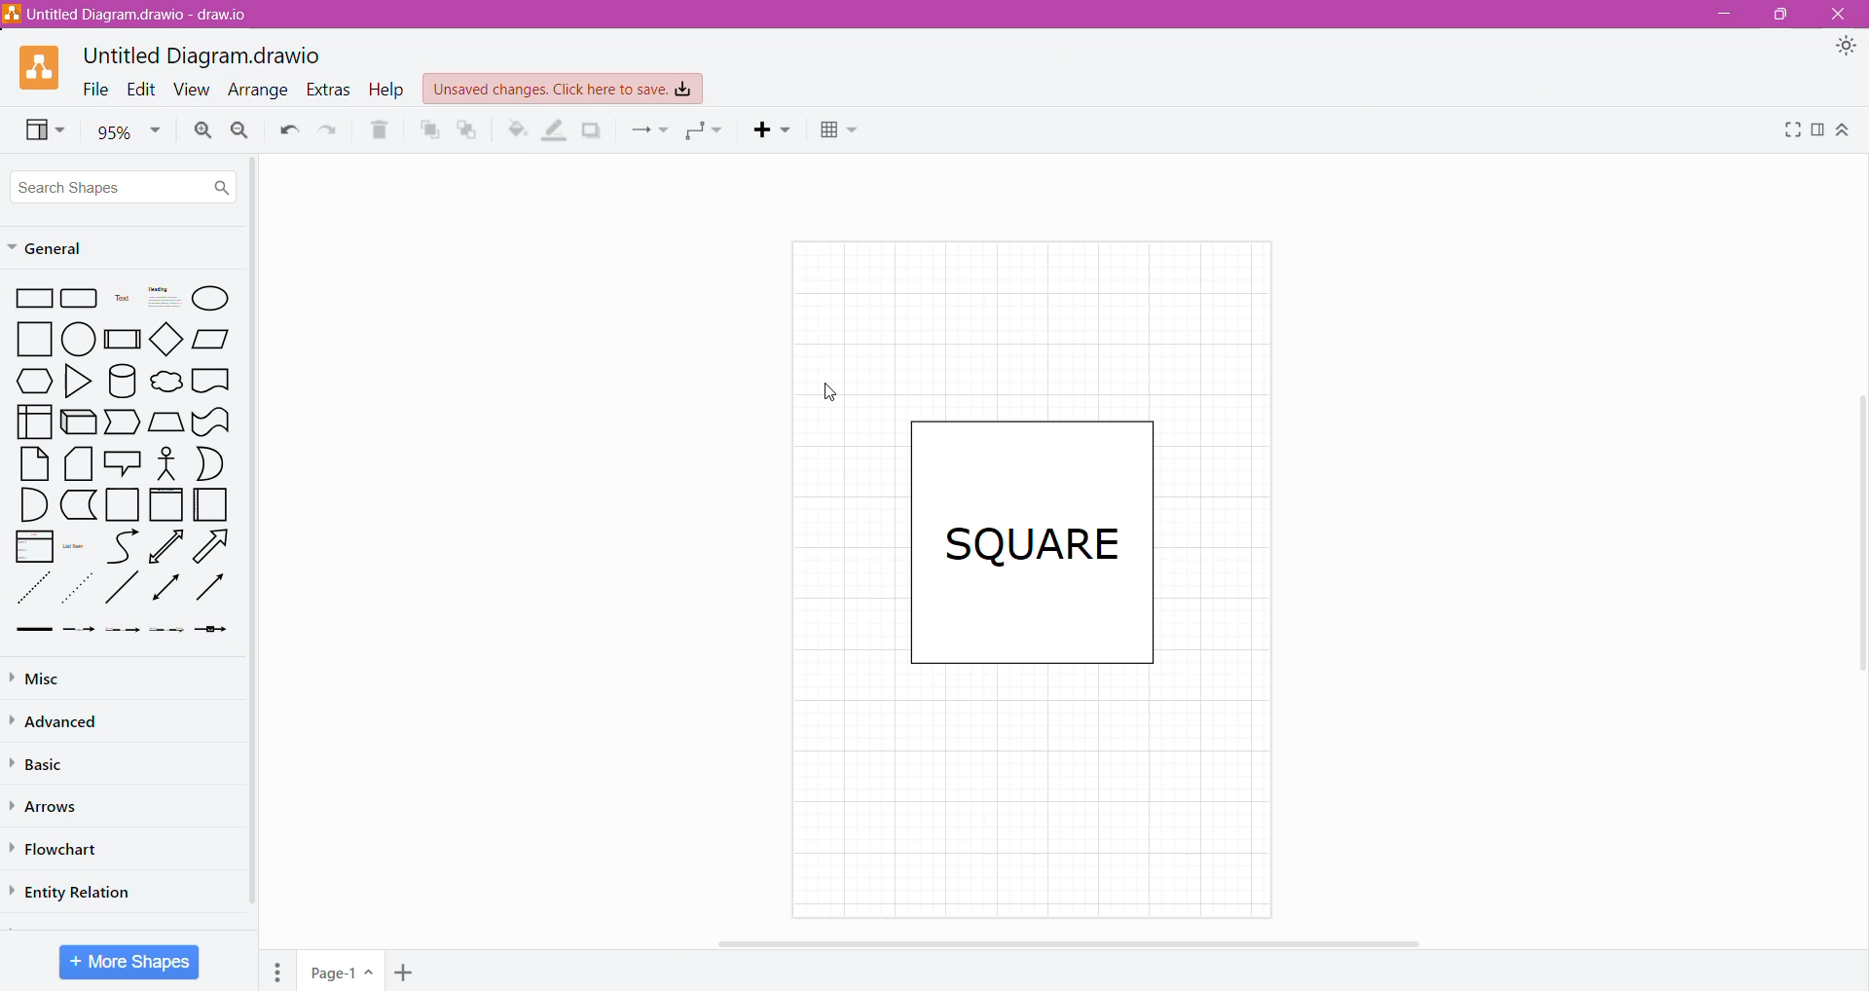  What do you see at coordinates (78, 464) in the screenshot?
I see `Stacked Papers` at bounding box center [78, 464].